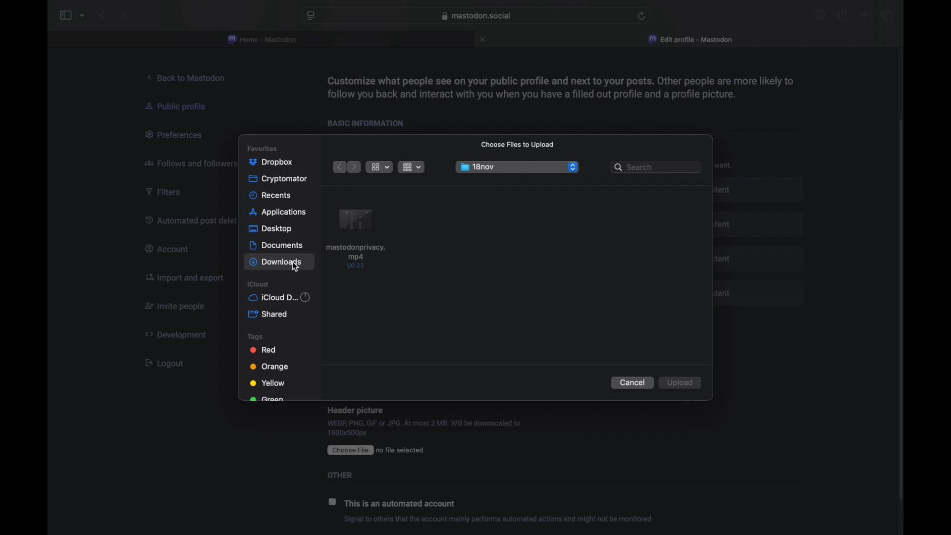 Image resolution: width=951 pixels, height=535 pixels. I want to click on close, so click(484, 40).